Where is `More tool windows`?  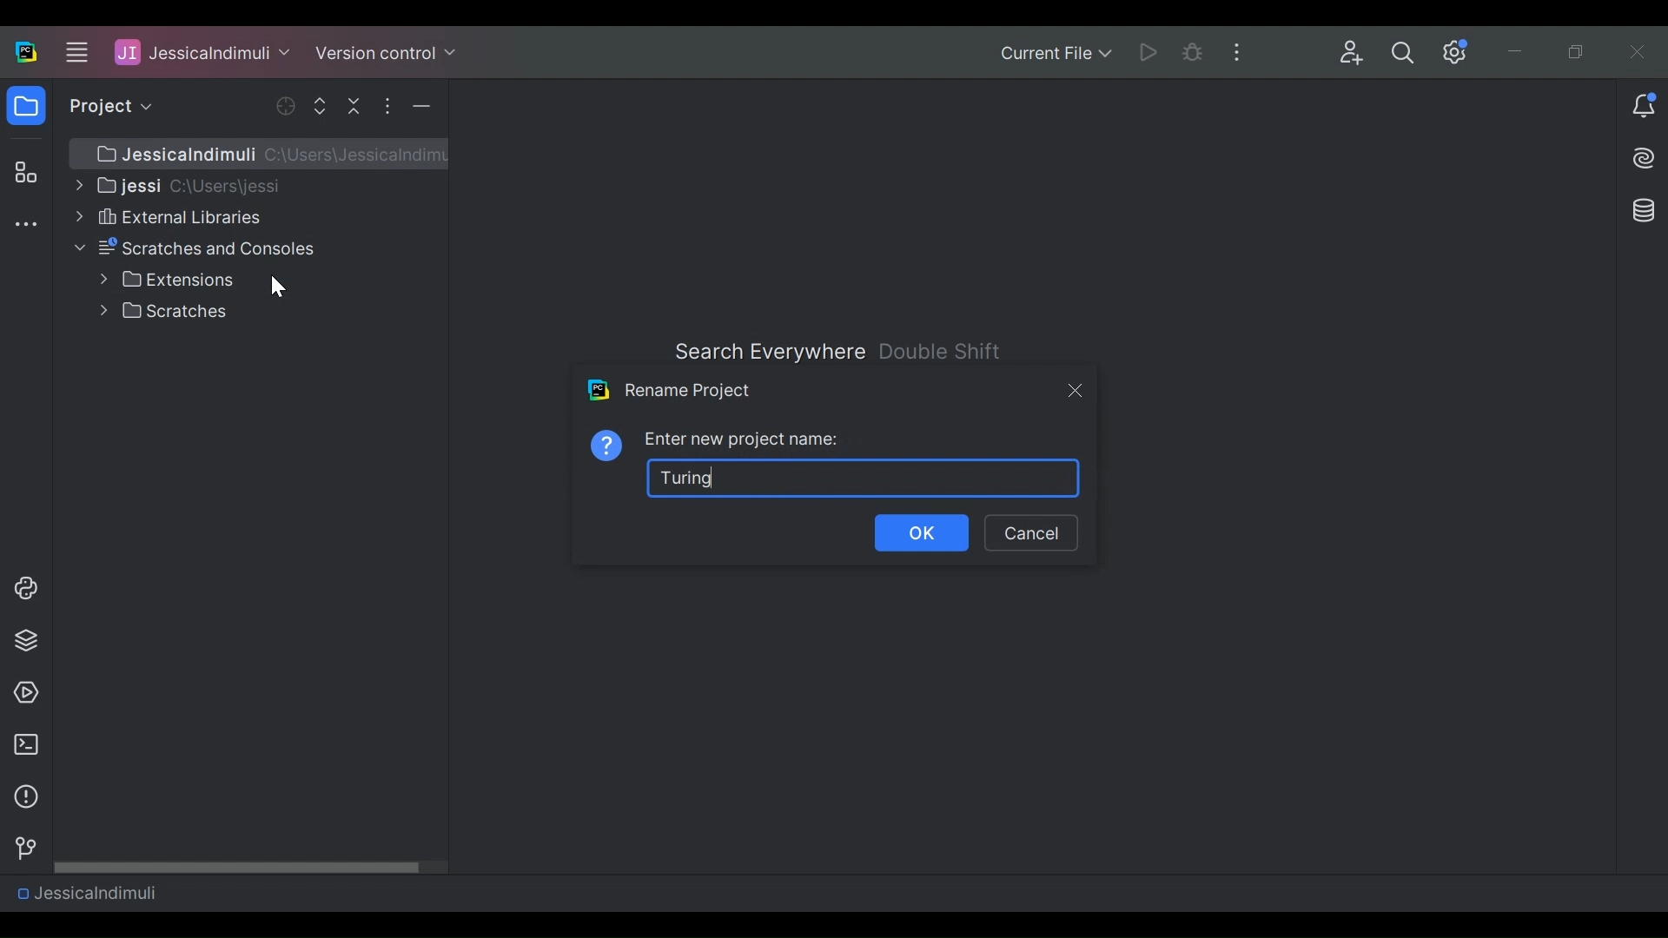 More tool windows is located at coordinates (25, 226).